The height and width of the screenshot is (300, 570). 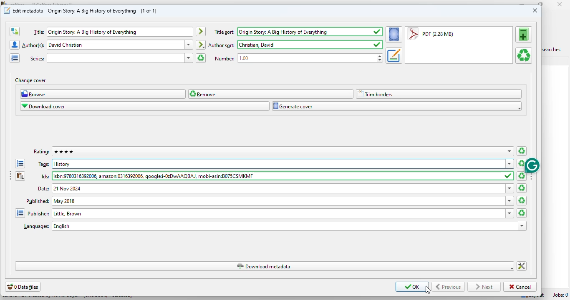 I want to click on dropdown, so click(x=522, y=226).